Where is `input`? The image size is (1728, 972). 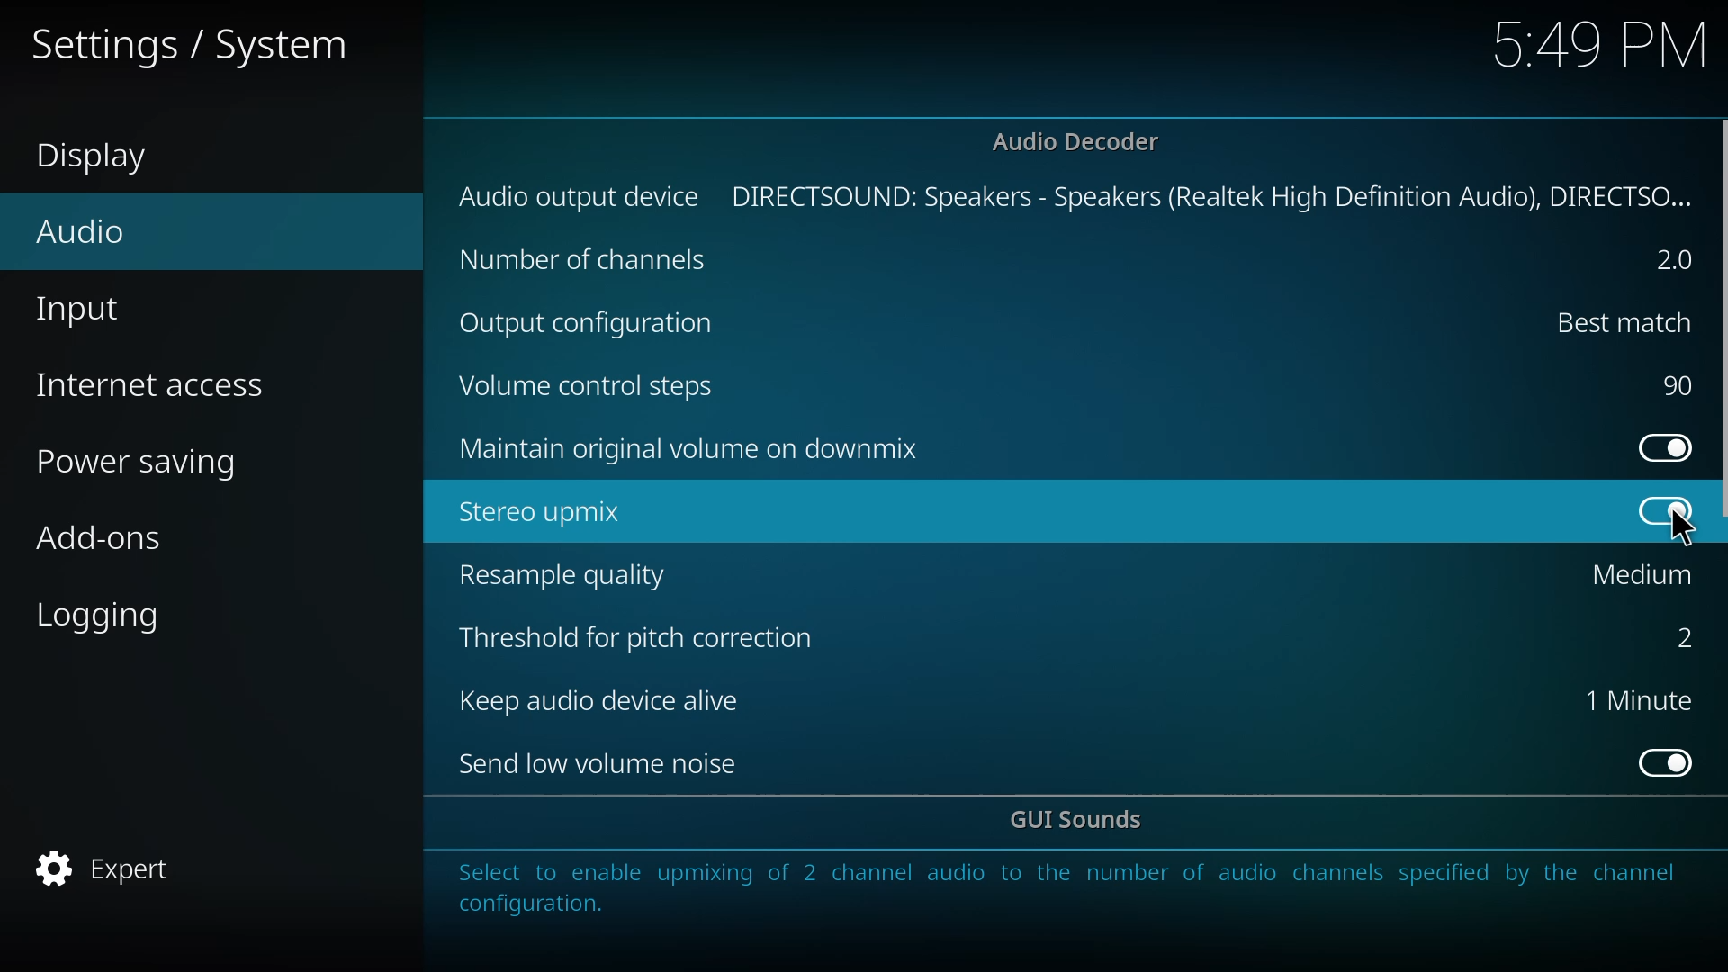
input is located at coordinates (94, 310).